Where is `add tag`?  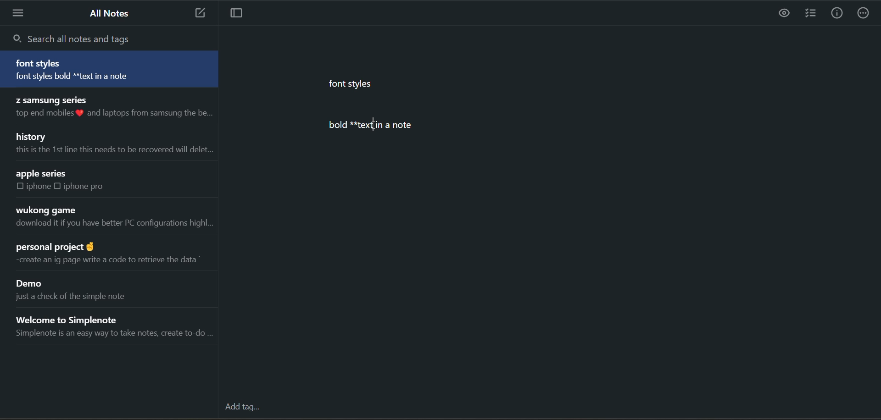
add tag is located at coordinates (247, 411).